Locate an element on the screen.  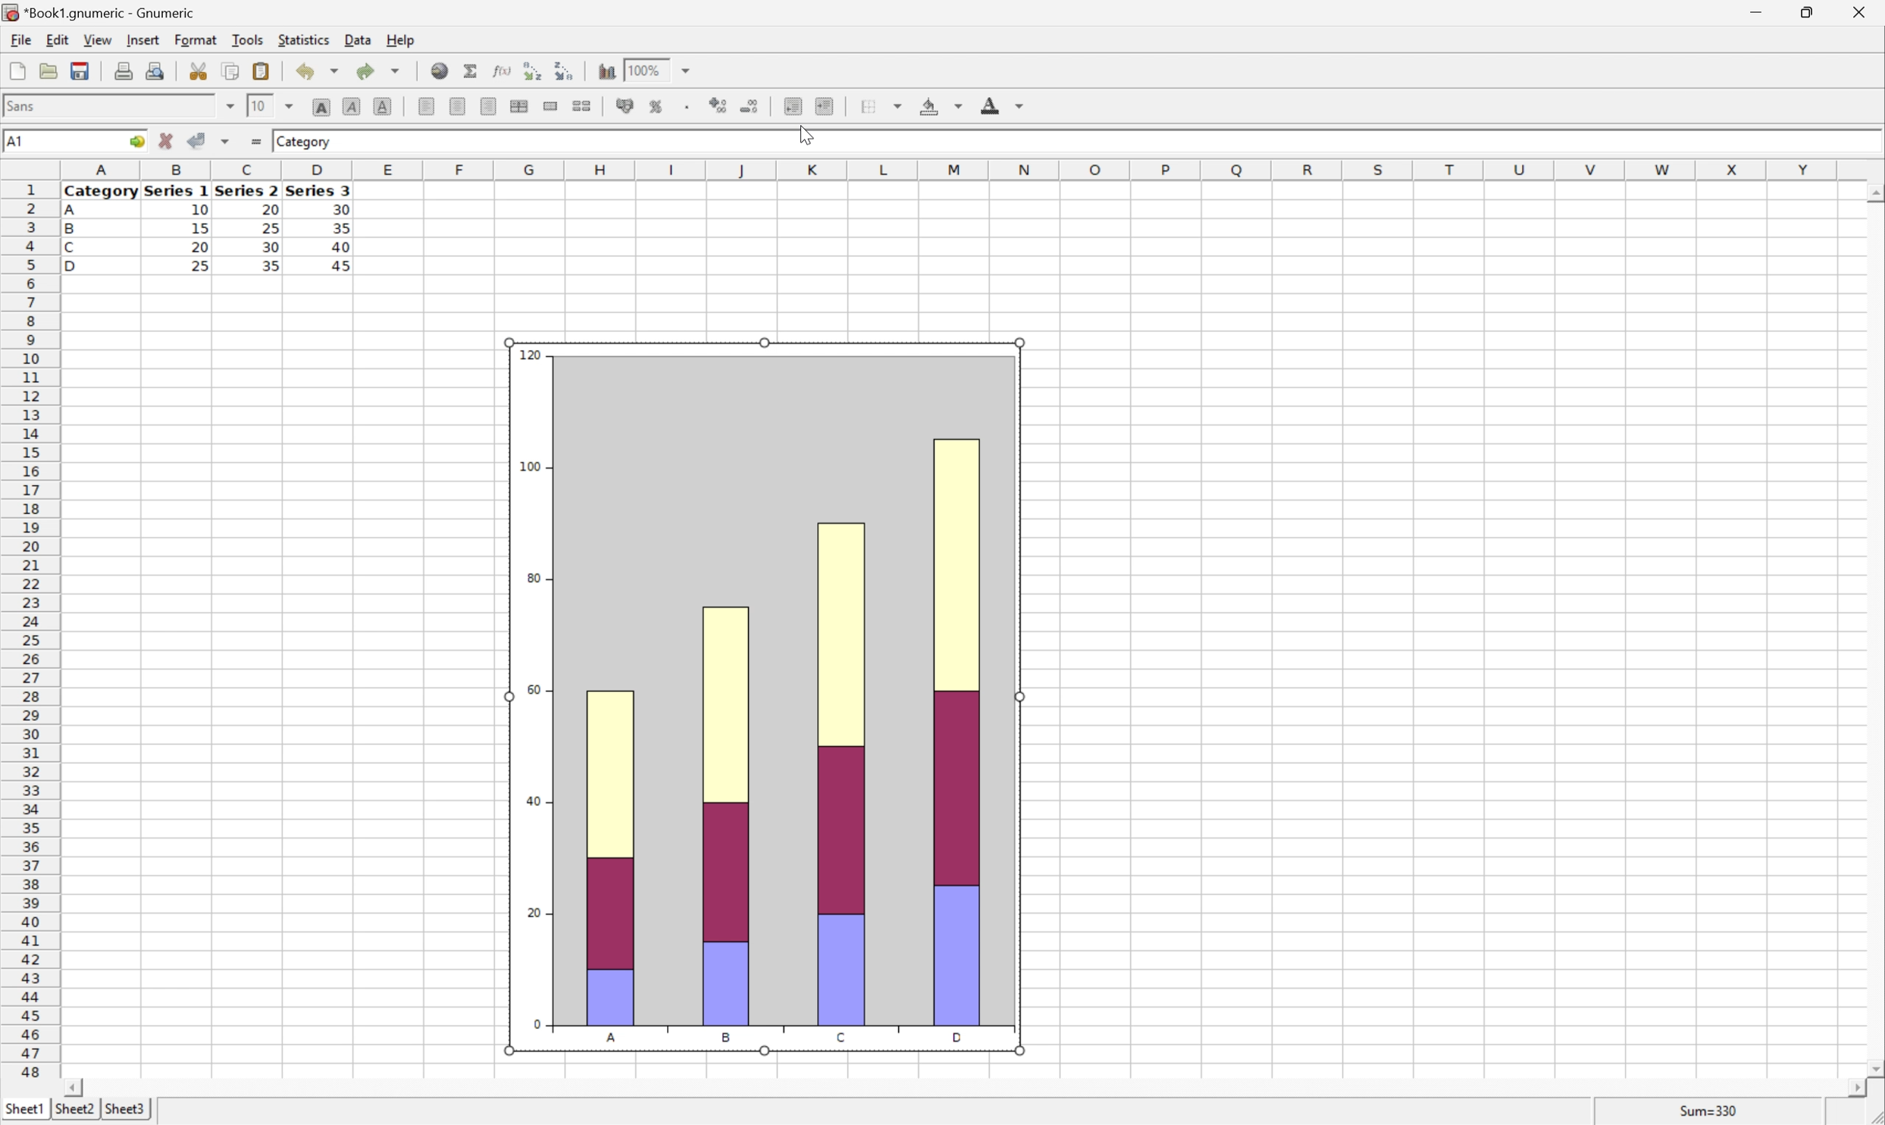
30 is located at coordinates (340, 209).